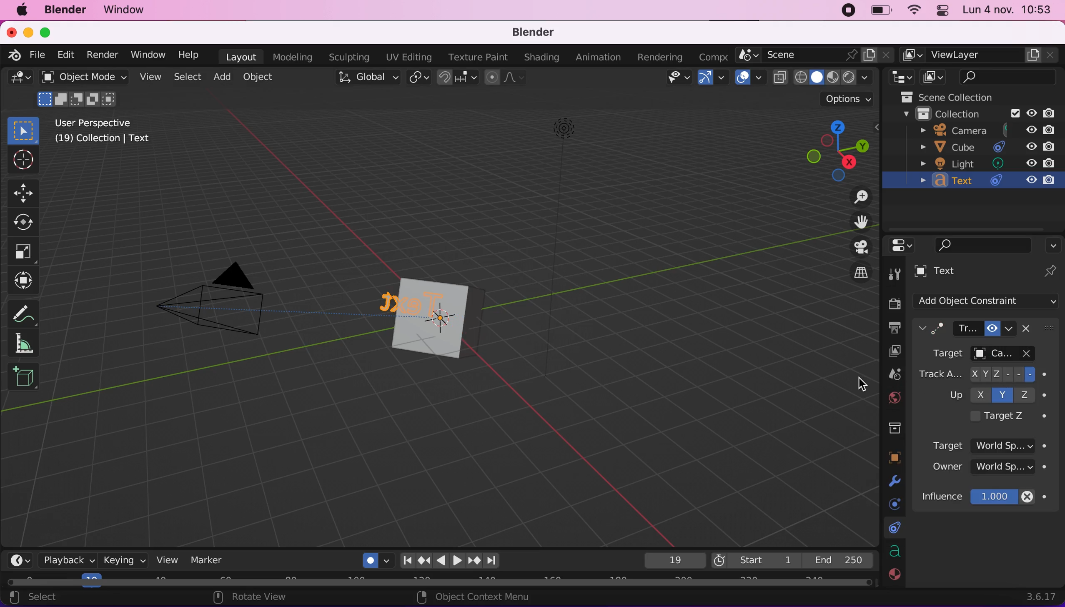 This screenshot has width=1065, height=607. Describe the element at coordinates (29, 191) in the screenshot. I see `move` at that location.